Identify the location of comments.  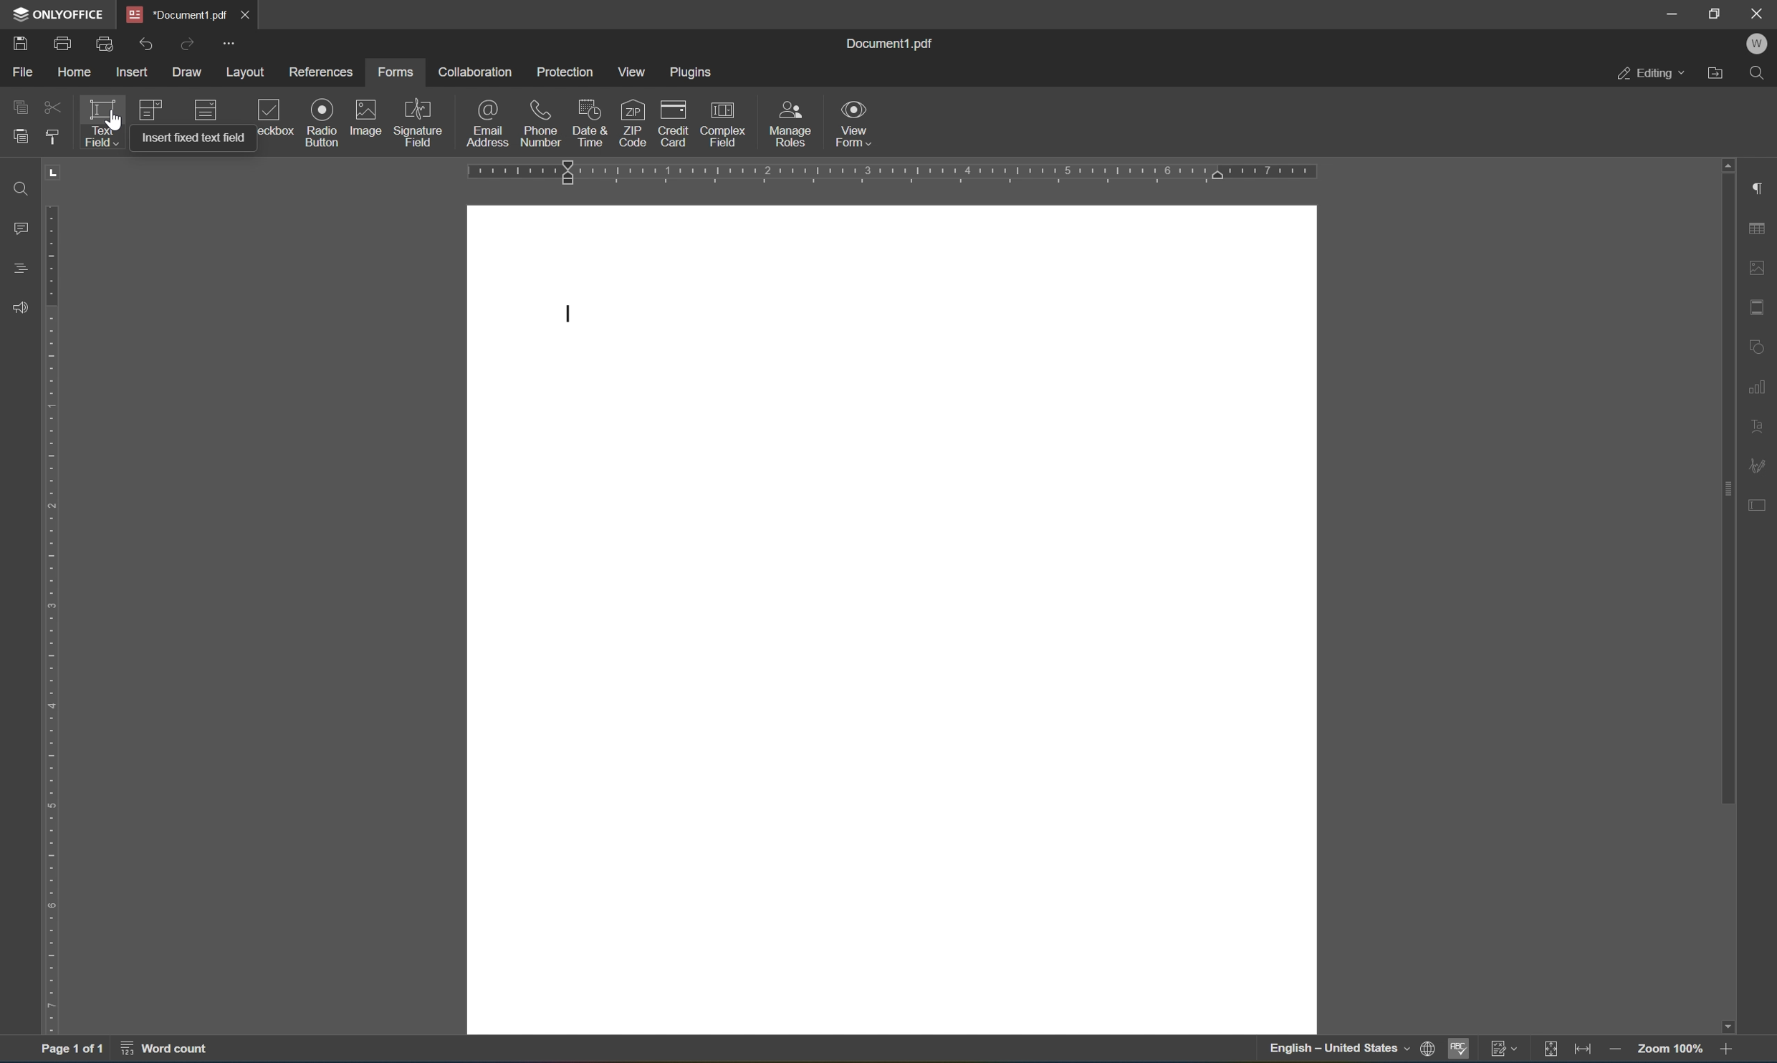
(16, 230).